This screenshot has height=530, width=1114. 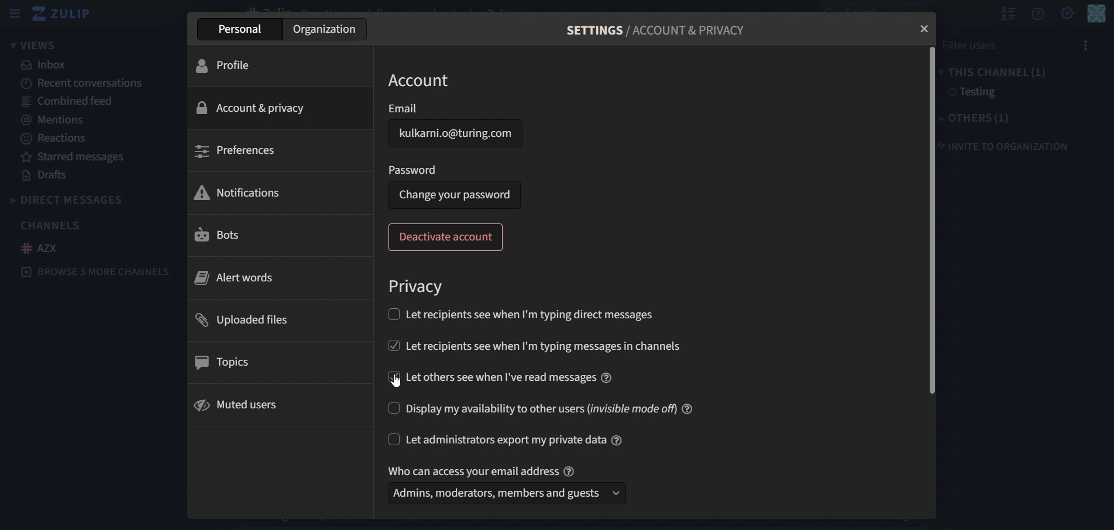 What do you see at coordinates (232, 65) in the screenshot?
I see `profile` at bounding box center [232, 65].